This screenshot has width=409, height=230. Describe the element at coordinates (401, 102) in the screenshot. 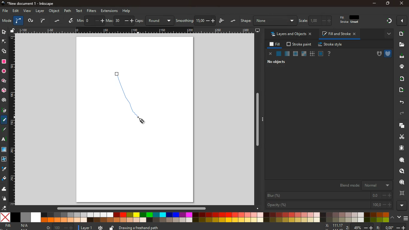

I see `back` at that location.